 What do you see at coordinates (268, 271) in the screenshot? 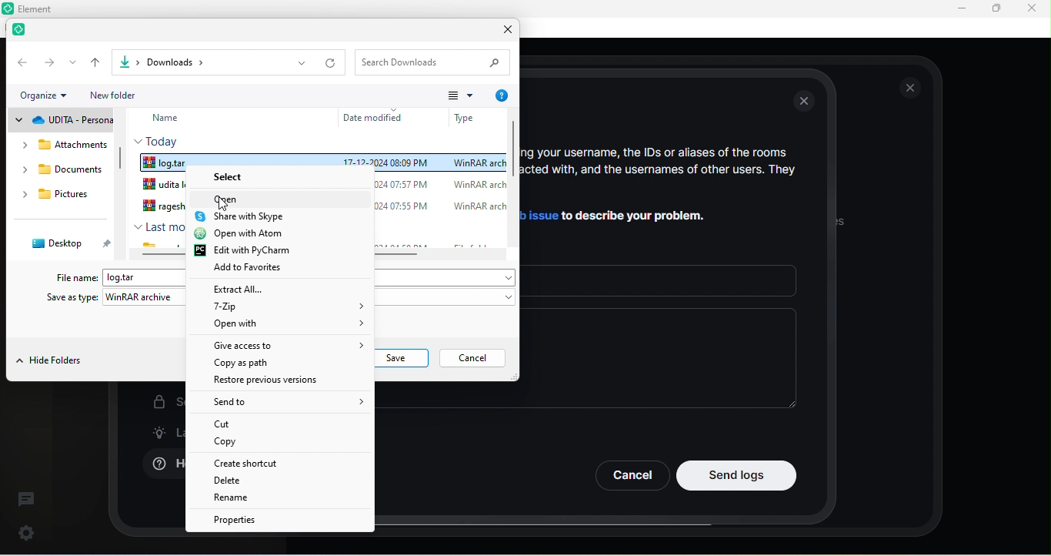
I see `add to favorites` at bounding box center [268, 271].